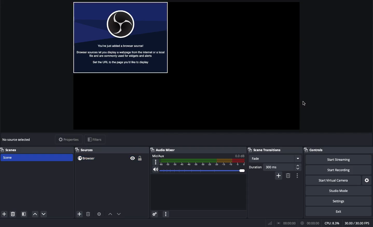 This screenshot has height=227, width=373. Describe the element at coordinates (155, 214) in the screenshot. I see `Settings` at that location.